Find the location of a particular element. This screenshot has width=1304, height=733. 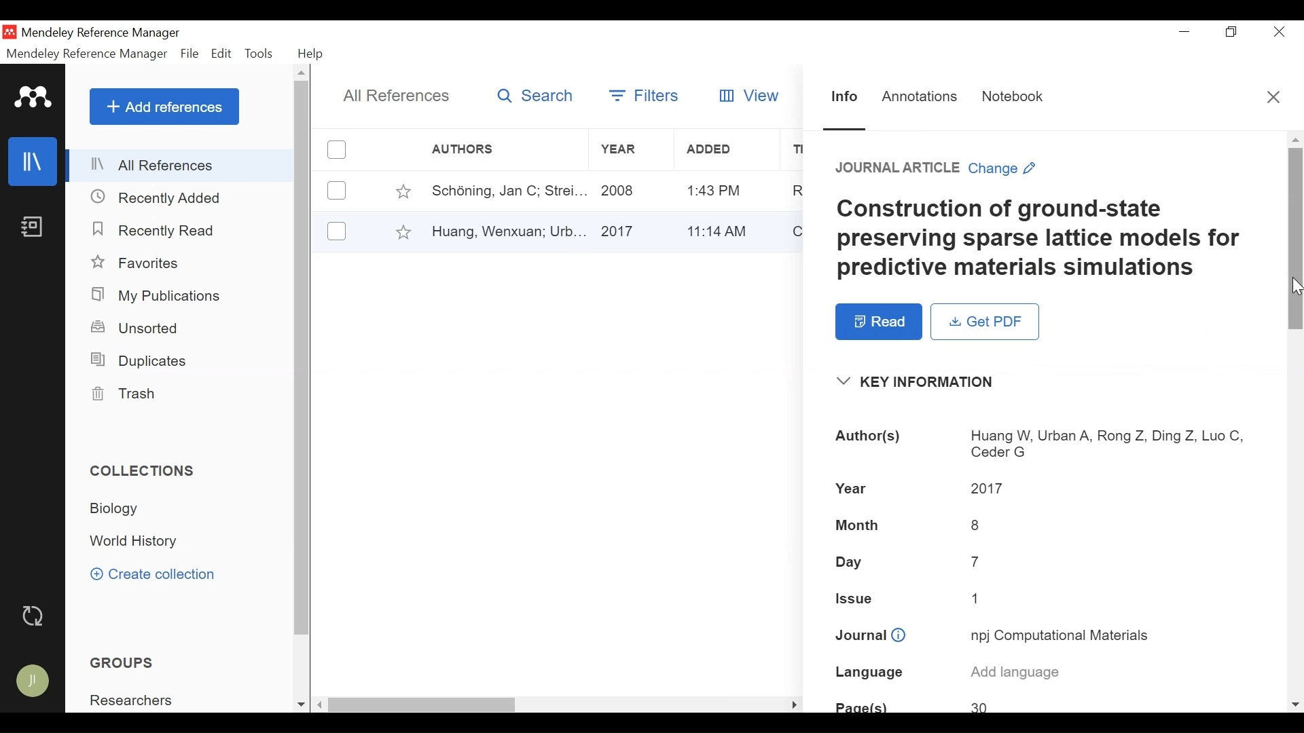

File is located at coordinates (189, 54).